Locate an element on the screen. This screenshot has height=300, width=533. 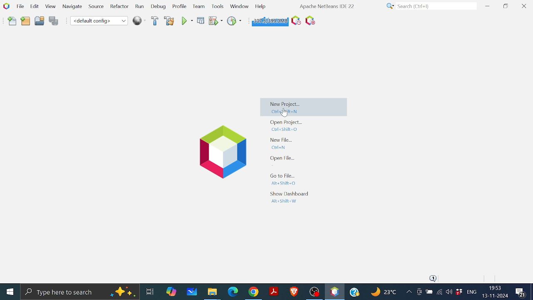
Run is located at coordinates (139, 7).